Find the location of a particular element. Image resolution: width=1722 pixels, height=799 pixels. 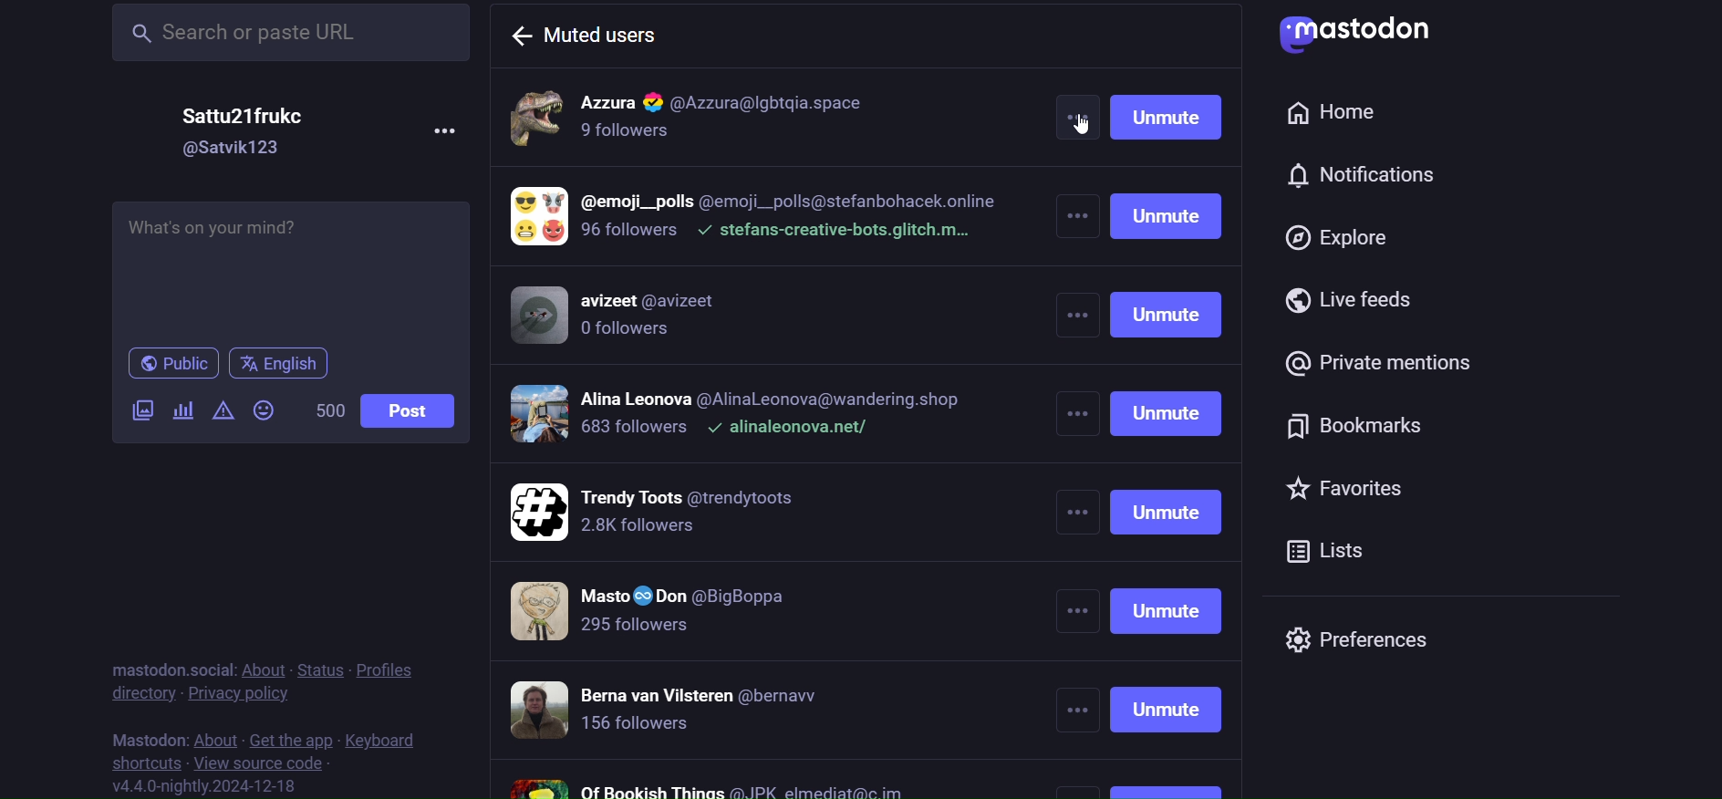

mastodon is located at coordinates (149, 736).